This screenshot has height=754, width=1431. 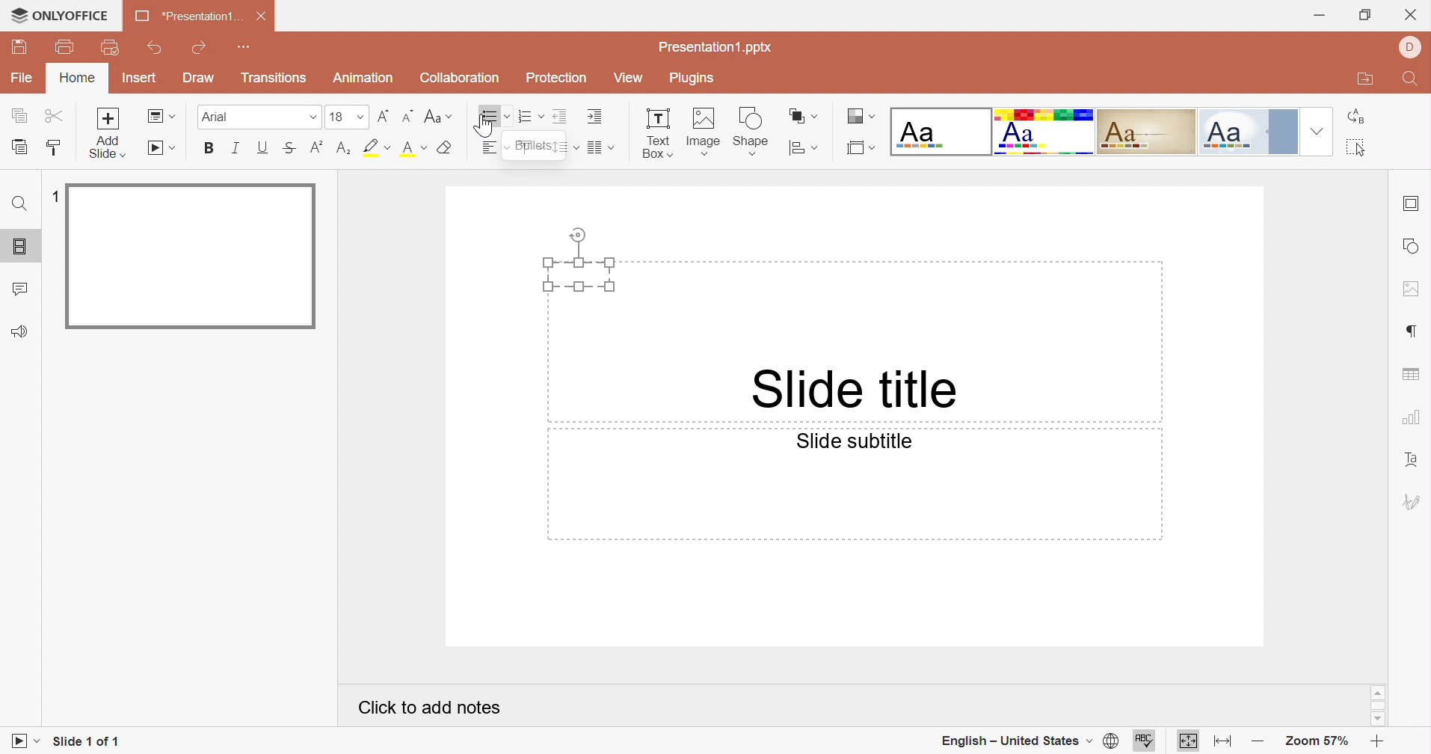 What do you see at coordinates (1412, 13) in the screenshot?
I see `Close` at bounding box center [1412, 13].